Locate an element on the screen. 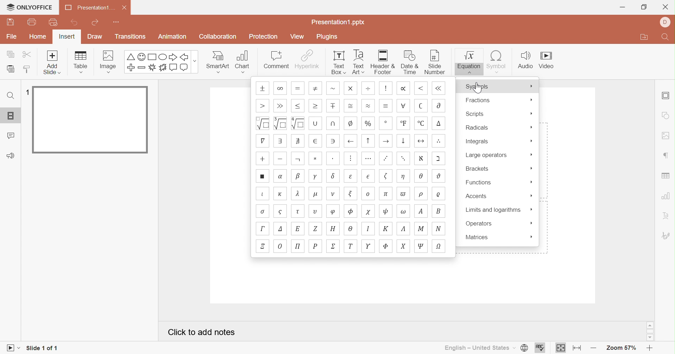 This screenshot has width=675, height=354. Operators is located at coordinates (499, 223).